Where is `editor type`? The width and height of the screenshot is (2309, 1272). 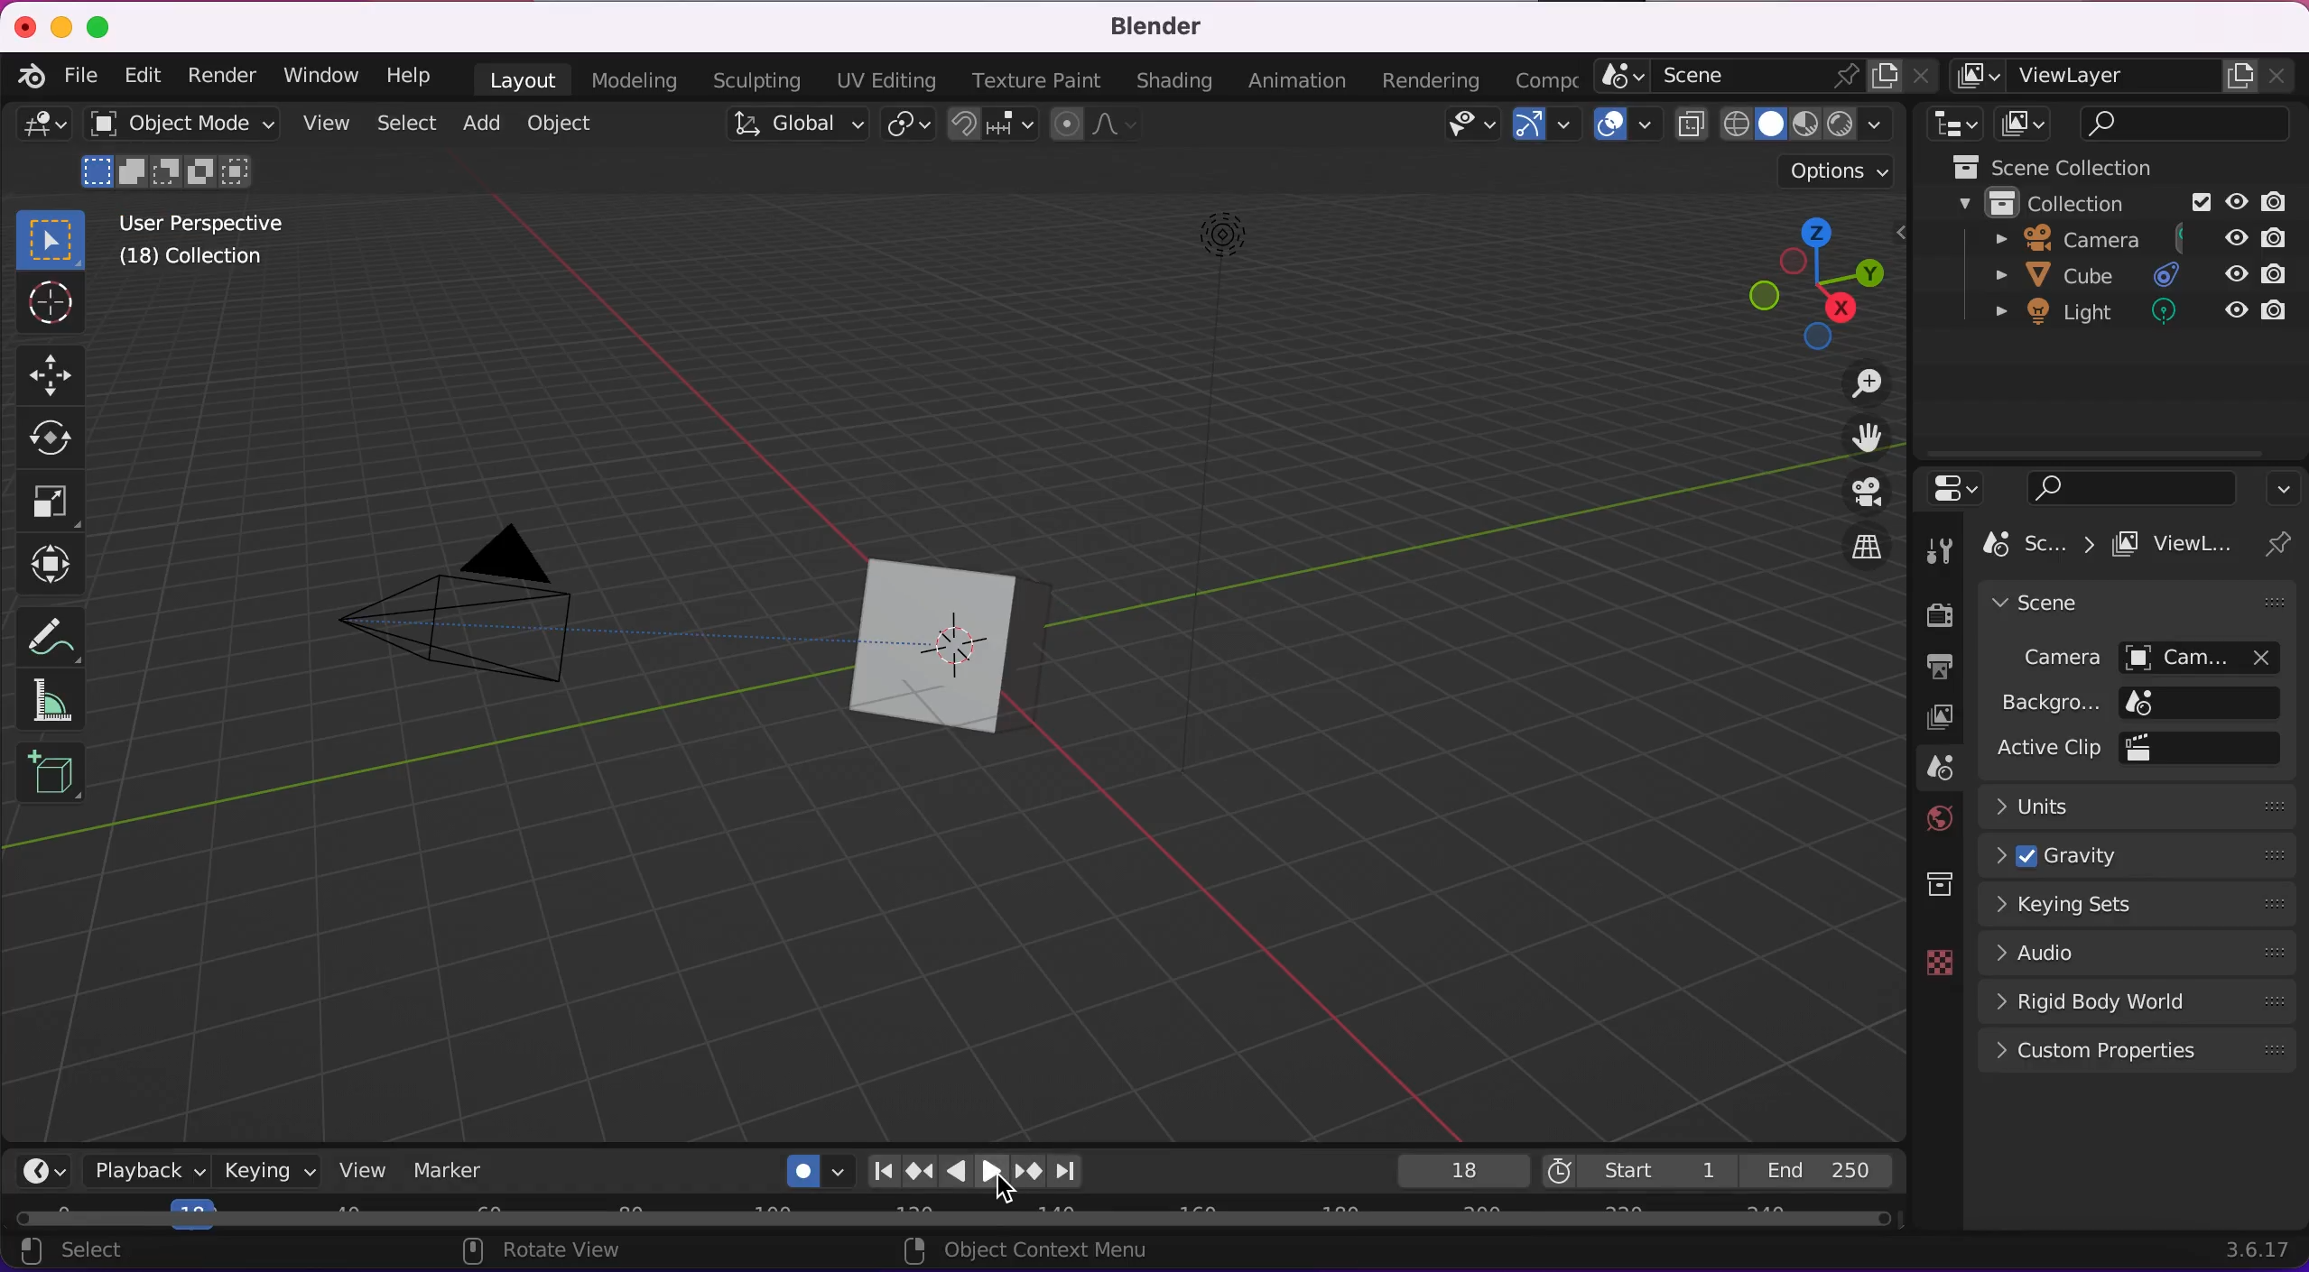
editor type is located at coordinates (1952, 124).